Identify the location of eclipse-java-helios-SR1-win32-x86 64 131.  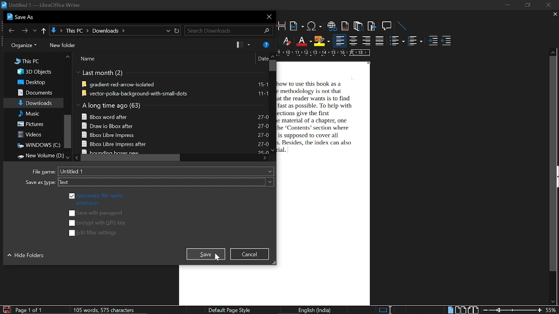
(175, 116).